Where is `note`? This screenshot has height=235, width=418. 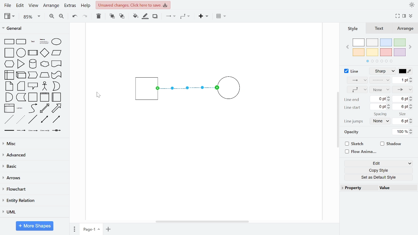 note is located at coordinates (10, 86).